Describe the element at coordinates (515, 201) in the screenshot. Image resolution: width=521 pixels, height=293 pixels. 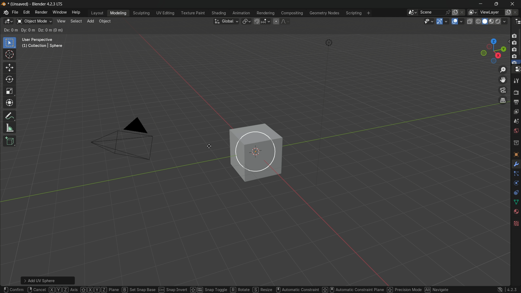
I see `Mesh Data Properties` at that location.